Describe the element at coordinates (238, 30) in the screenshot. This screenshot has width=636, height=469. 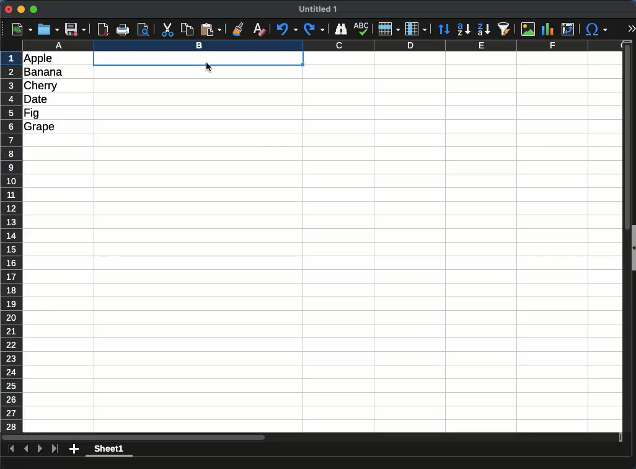
I see `clone formatting` at that location.